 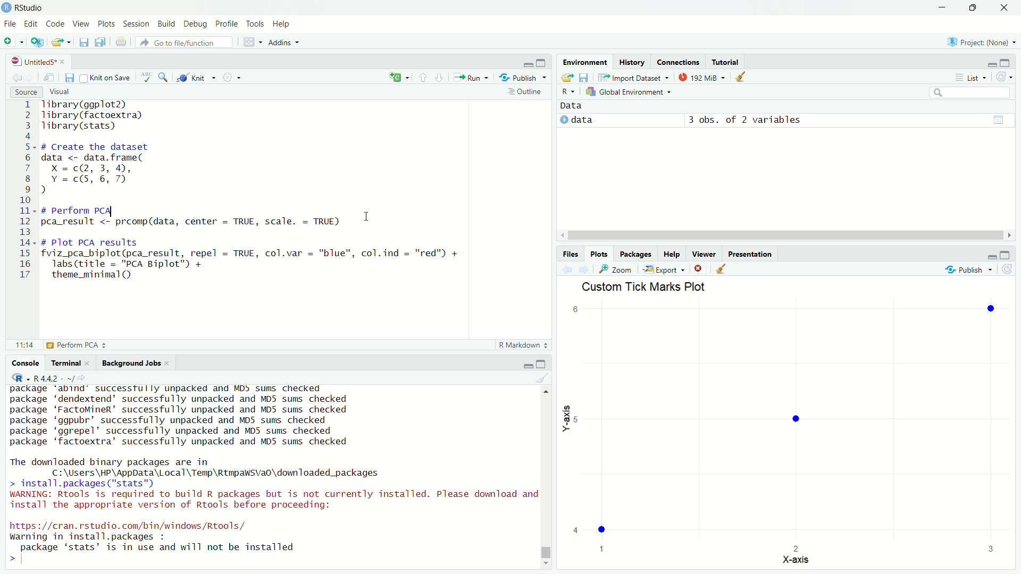 I want to click on refresh, so click(x=1008, y=269).